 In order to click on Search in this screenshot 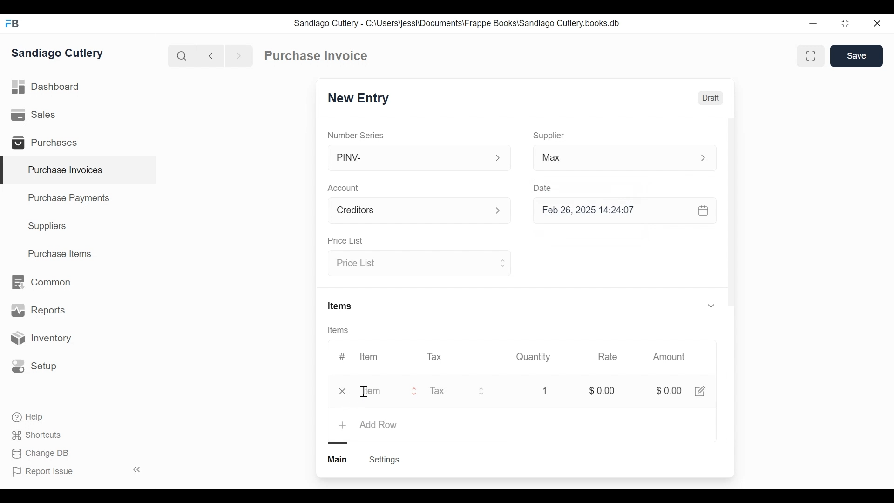, I will do `click(182, 55)`.